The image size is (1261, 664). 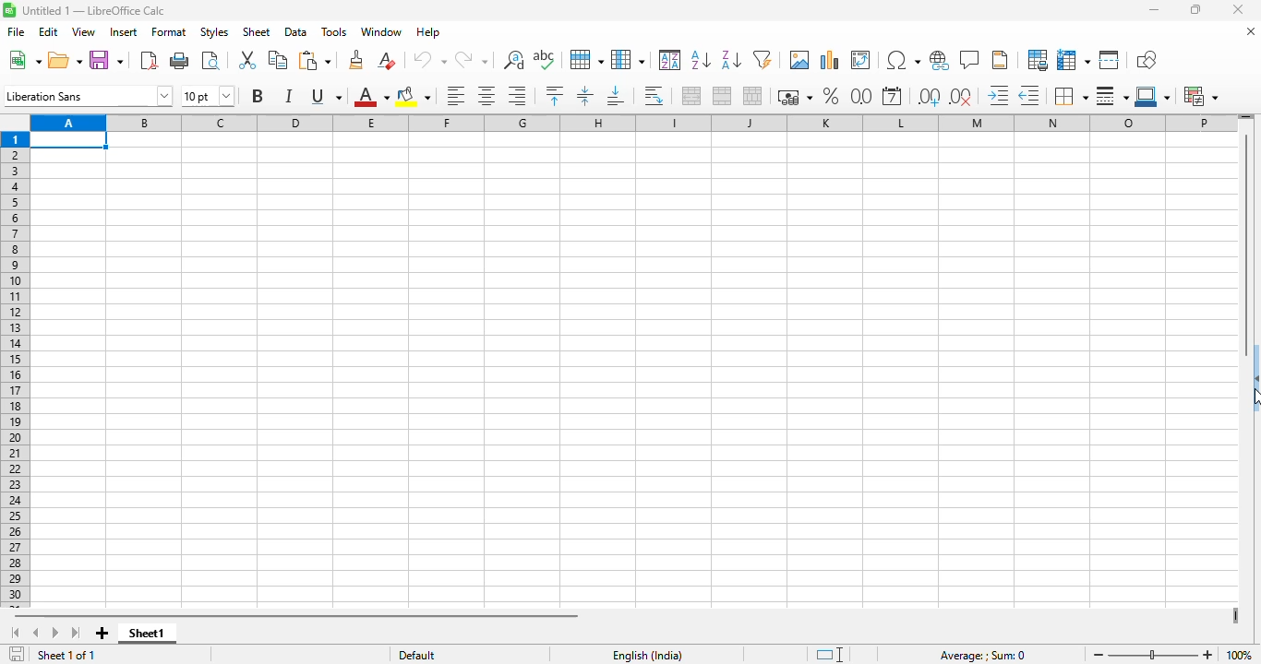 What do you see at coordinates (429, 60) in the screenshot?
I see `undo` at bounding box center [429, 60].